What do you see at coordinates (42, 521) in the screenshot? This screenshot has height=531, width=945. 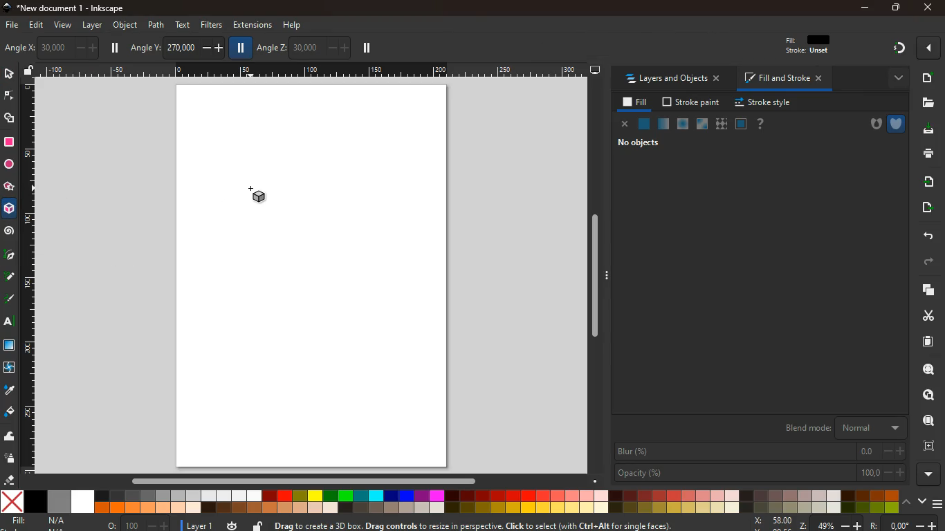 I see `fill` at bounding box center [42, 521].